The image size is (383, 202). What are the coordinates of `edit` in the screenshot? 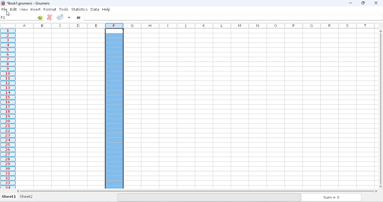 It's located at (14, 9).